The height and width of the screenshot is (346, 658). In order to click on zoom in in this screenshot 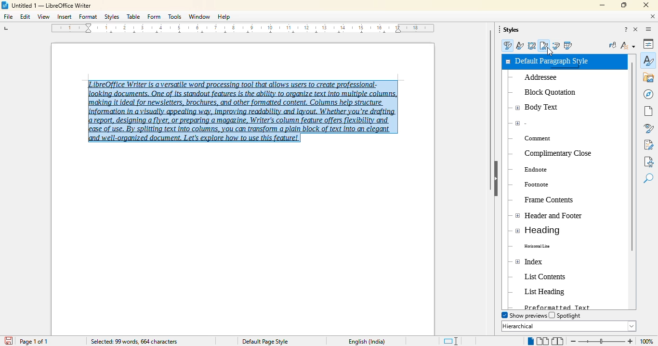, I will do `click(630, 341)`.